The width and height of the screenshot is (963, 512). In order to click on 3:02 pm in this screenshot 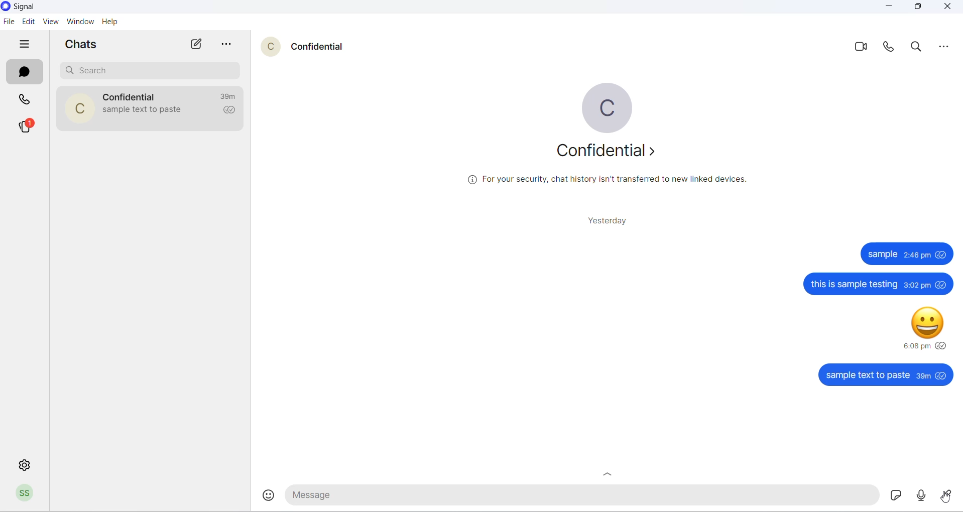, I will do `click(916, 286)`.